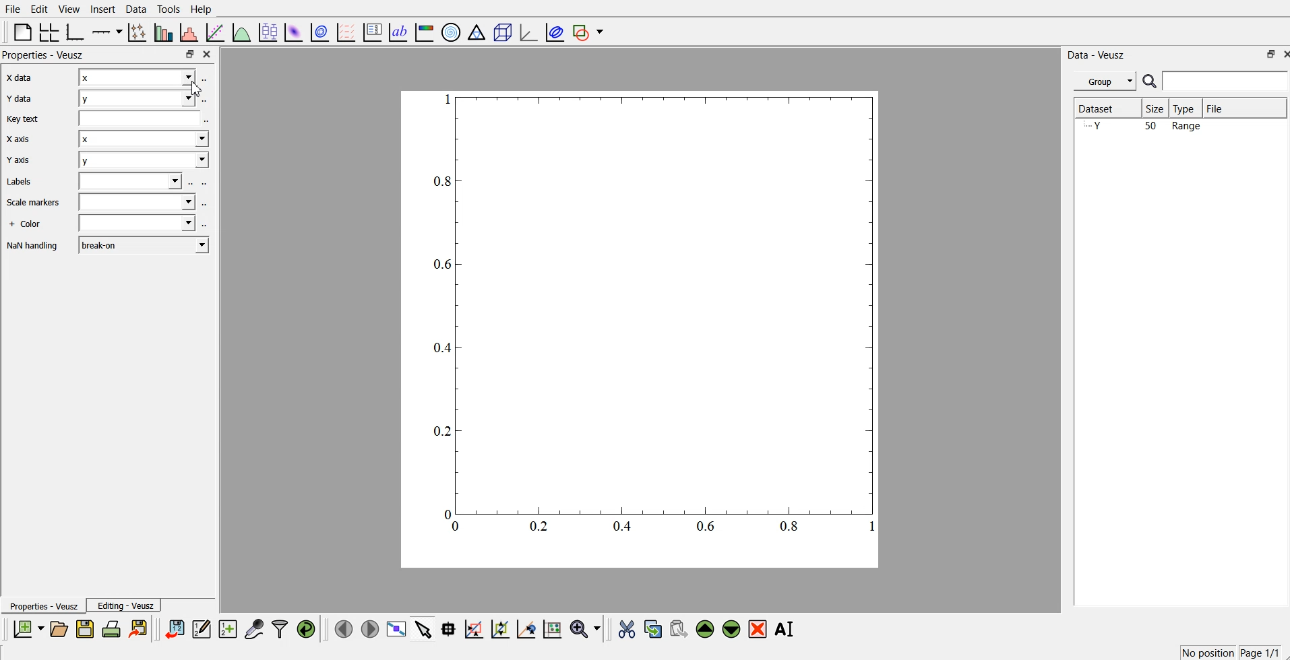 The width and height of the screenshot is (1290, 660). I want to click on move to previous page, so click(344, 628).